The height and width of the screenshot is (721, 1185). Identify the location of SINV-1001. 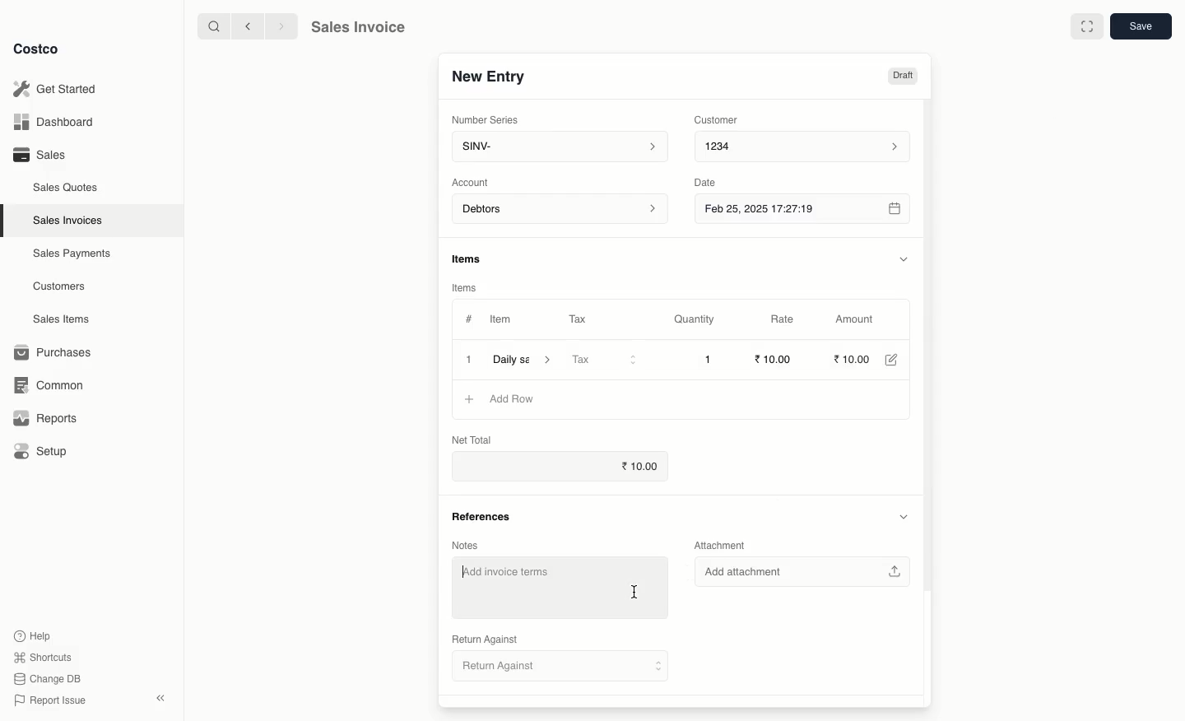
(496, 76).